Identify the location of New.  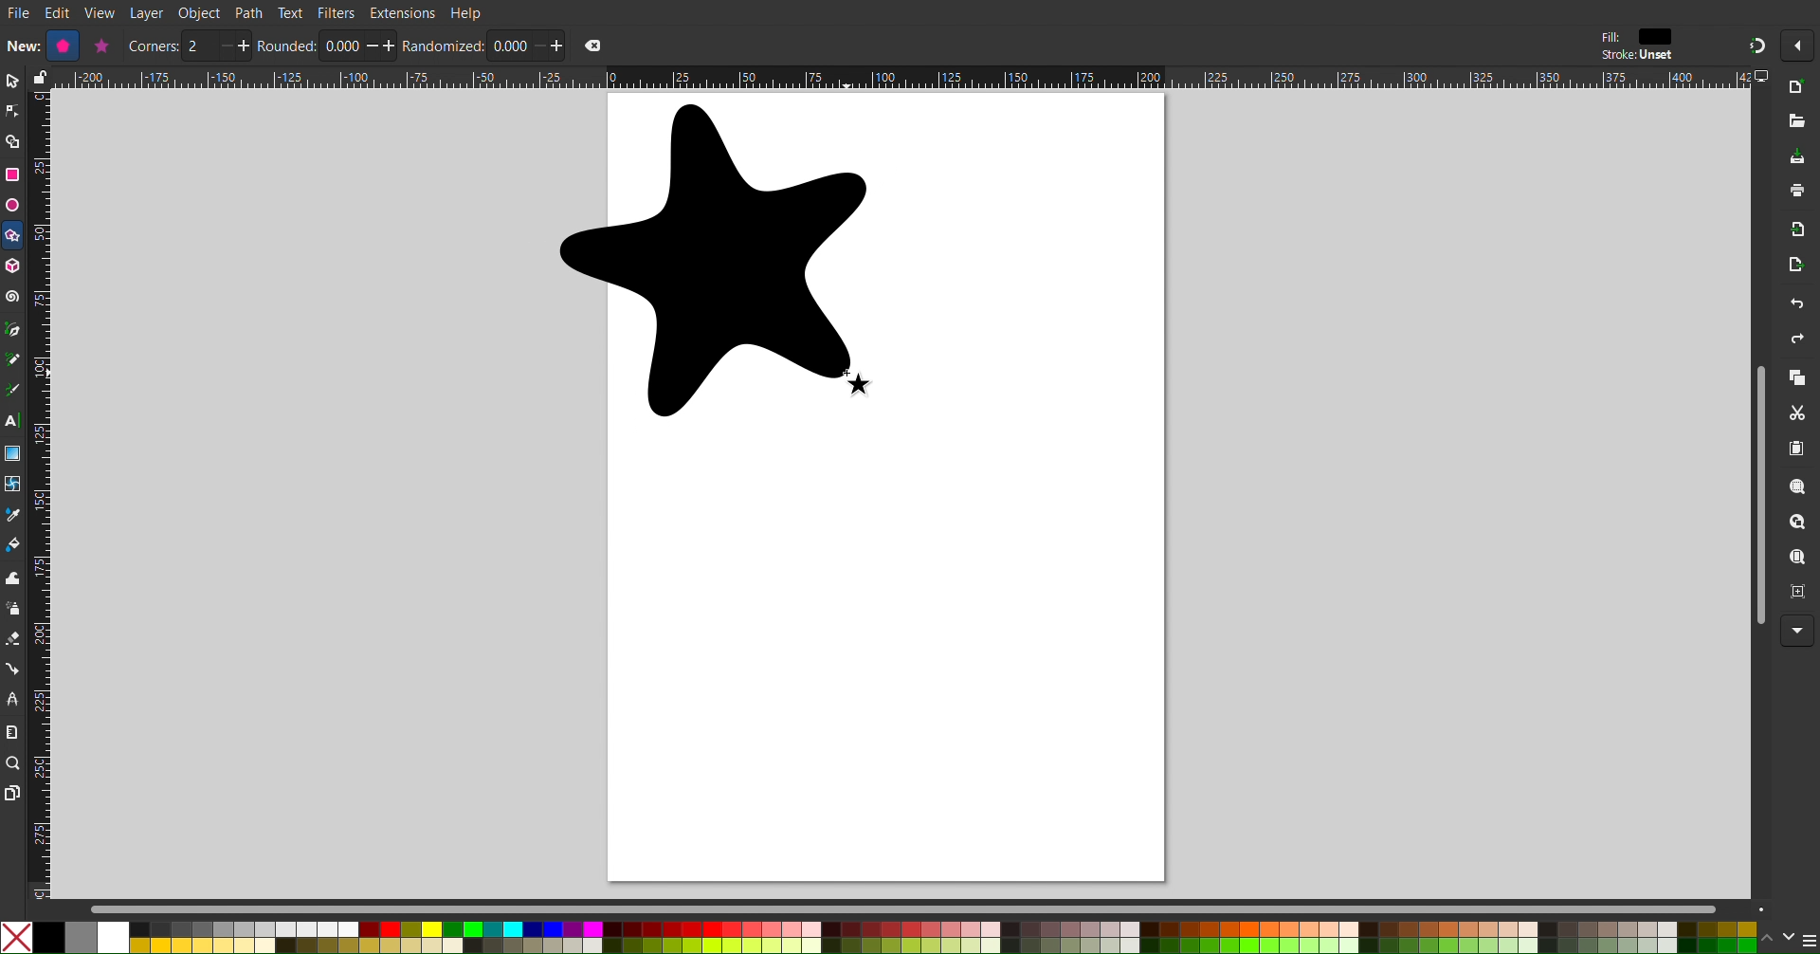
(1799, 88).